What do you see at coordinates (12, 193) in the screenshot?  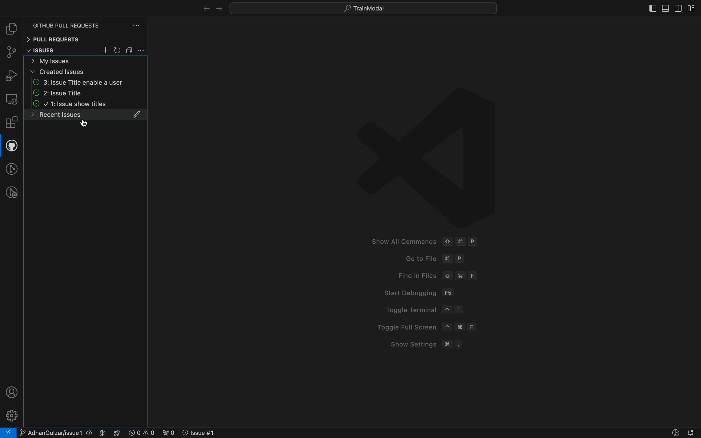 I see `git lens inspect ` at bounding box center [12, 193].